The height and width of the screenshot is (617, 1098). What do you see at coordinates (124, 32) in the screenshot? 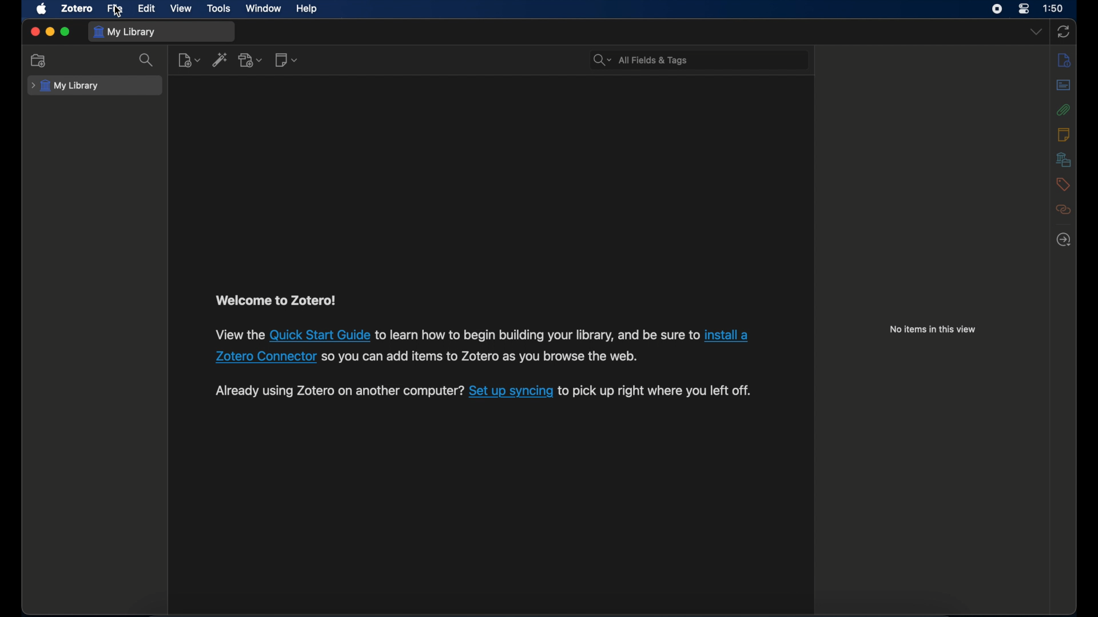
I see `my library` at bounding box center [124, 32].